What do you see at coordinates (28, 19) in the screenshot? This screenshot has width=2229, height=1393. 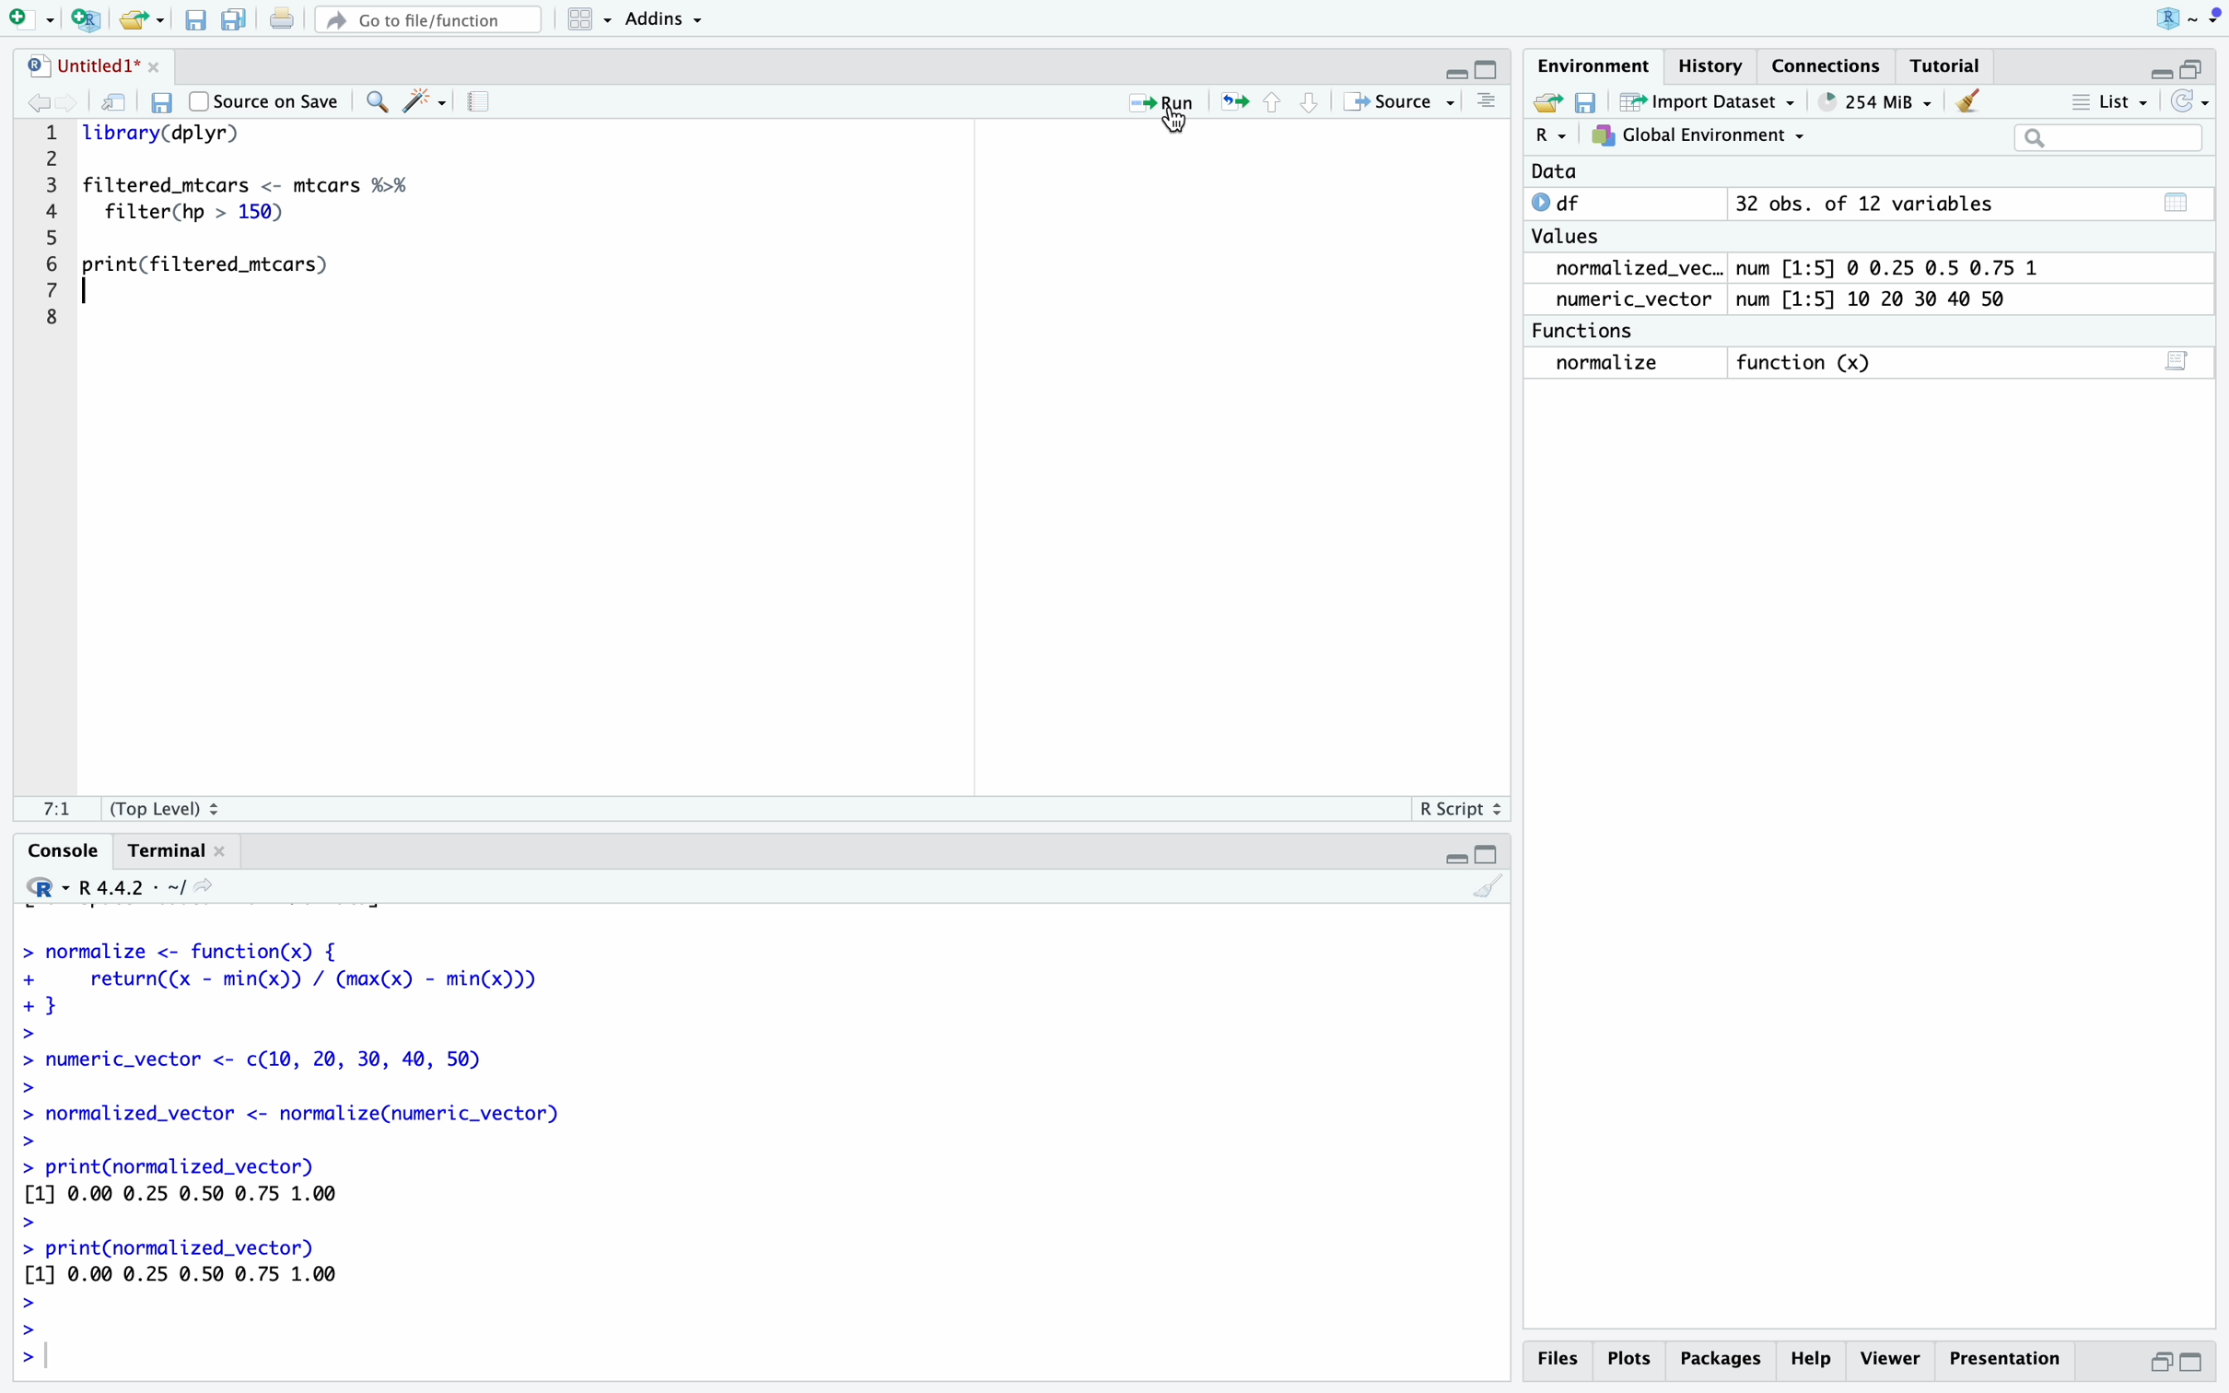 I see `new file` at bounding box center [28, 19].